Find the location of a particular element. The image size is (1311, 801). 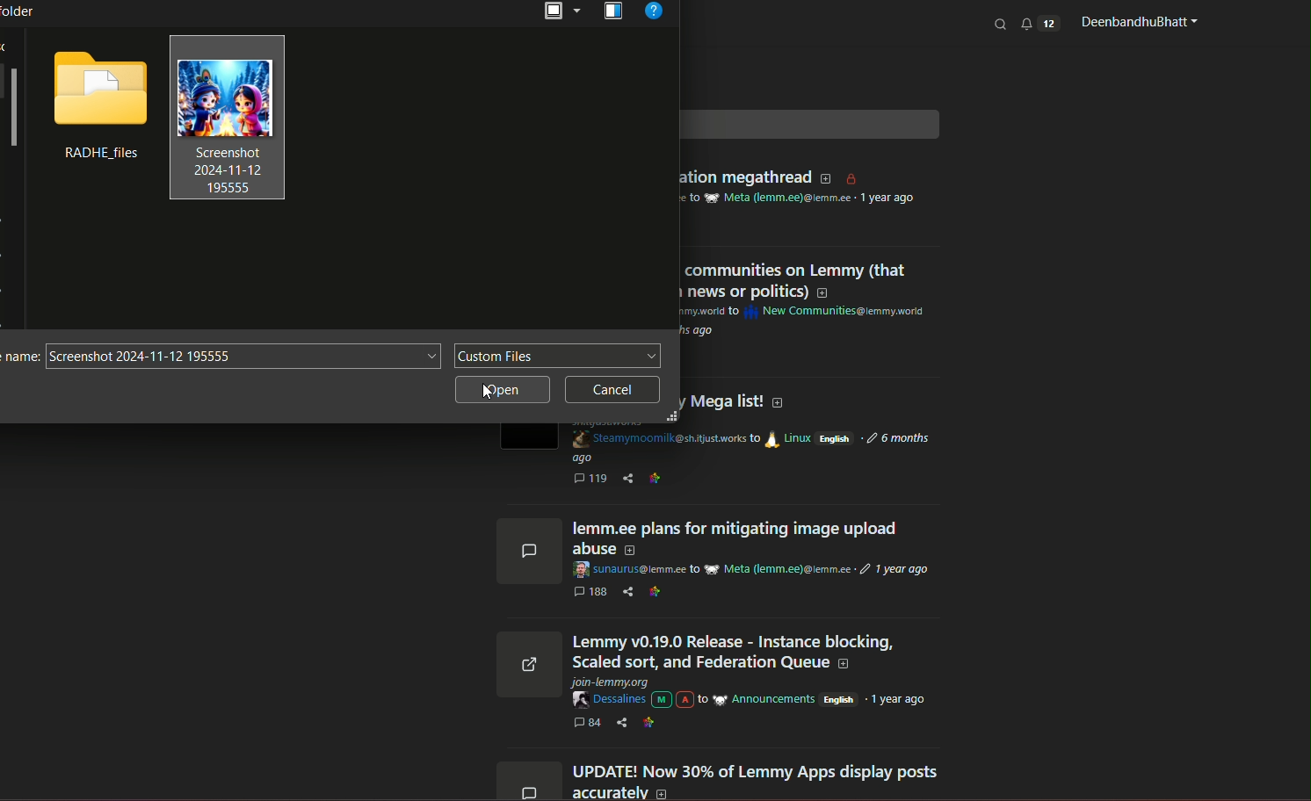

search is located at coordinates (1002, 24).